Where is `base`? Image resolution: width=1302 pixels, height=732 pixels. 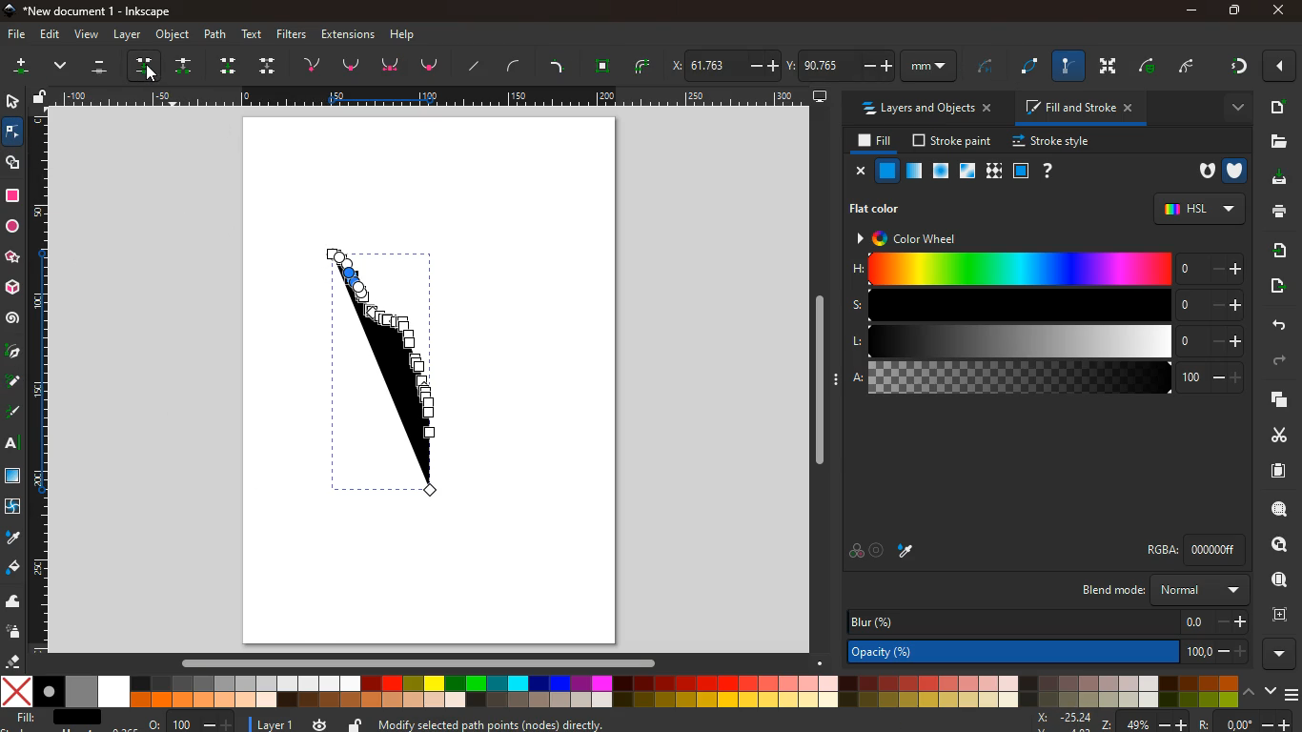
base is located at coordinates (393, 66).